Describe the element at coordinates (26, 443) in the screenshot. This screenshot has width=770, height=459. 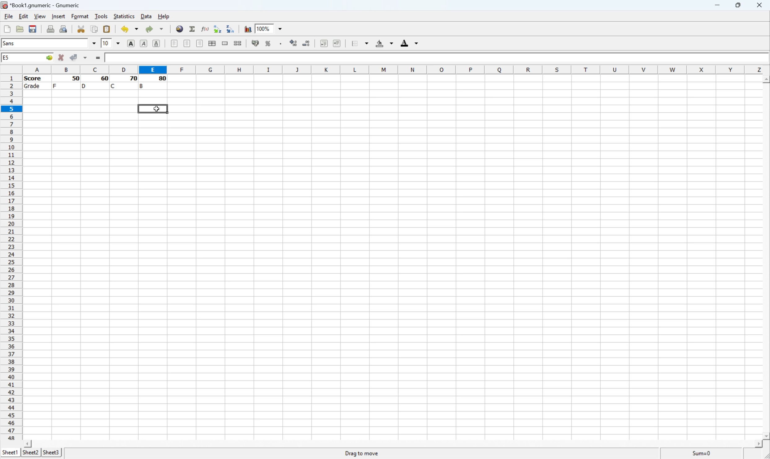
I see `Scroll Left` at that location.